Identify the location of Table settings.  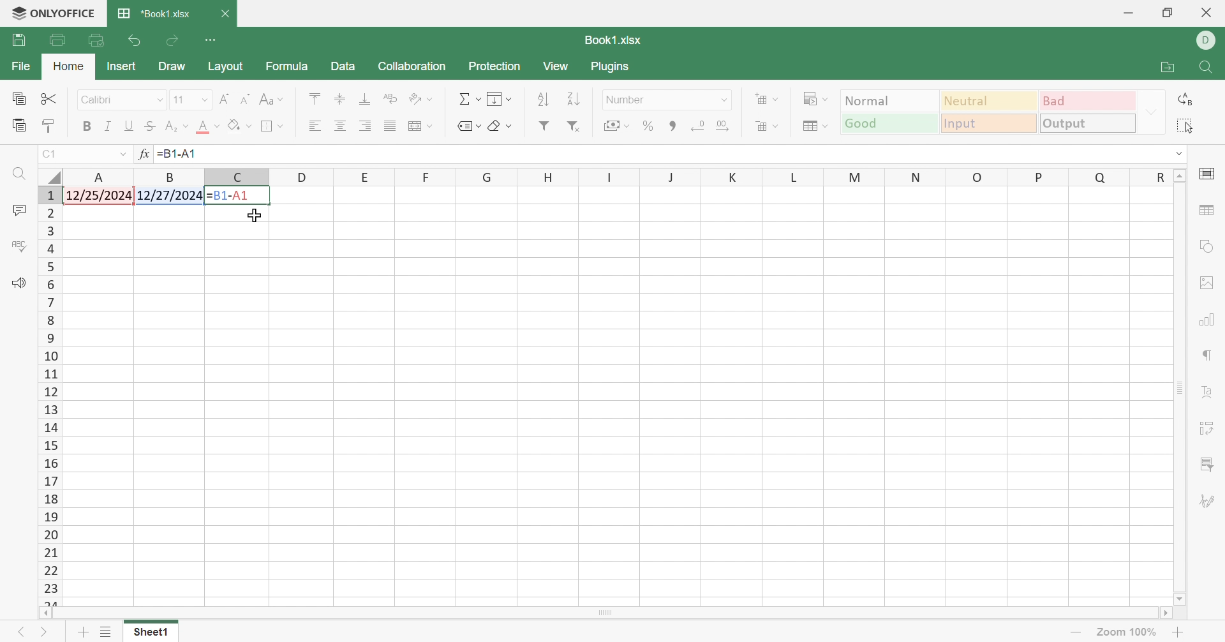
(1205, 213).